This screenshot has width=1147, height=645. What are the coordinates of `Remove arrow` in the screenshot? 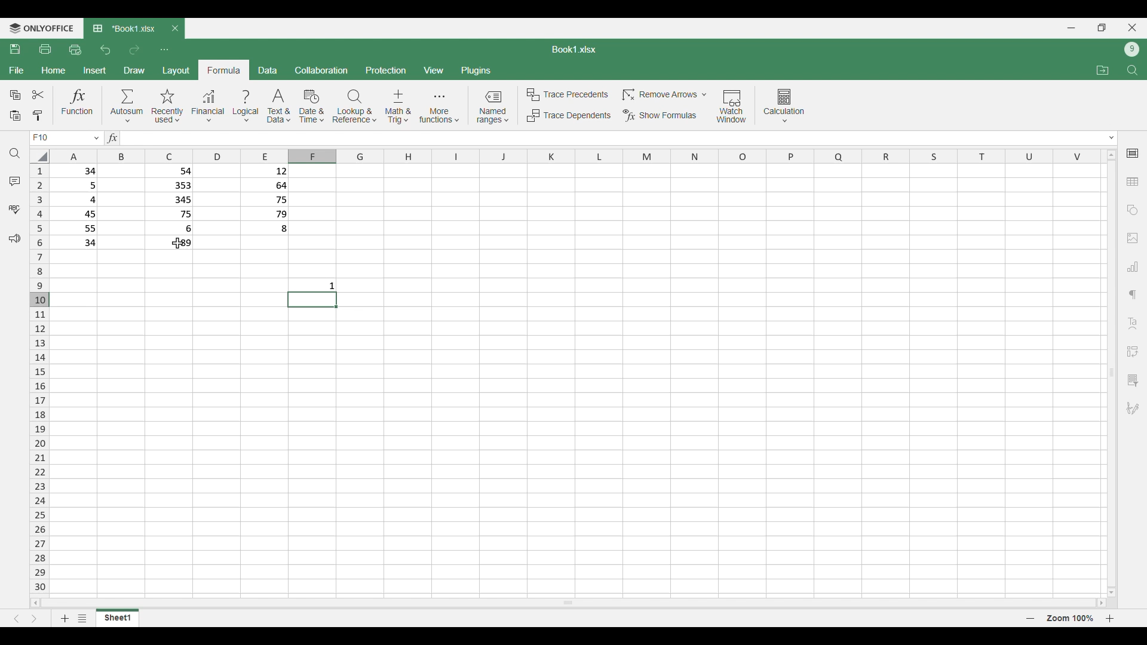 It's located at (663, 95).